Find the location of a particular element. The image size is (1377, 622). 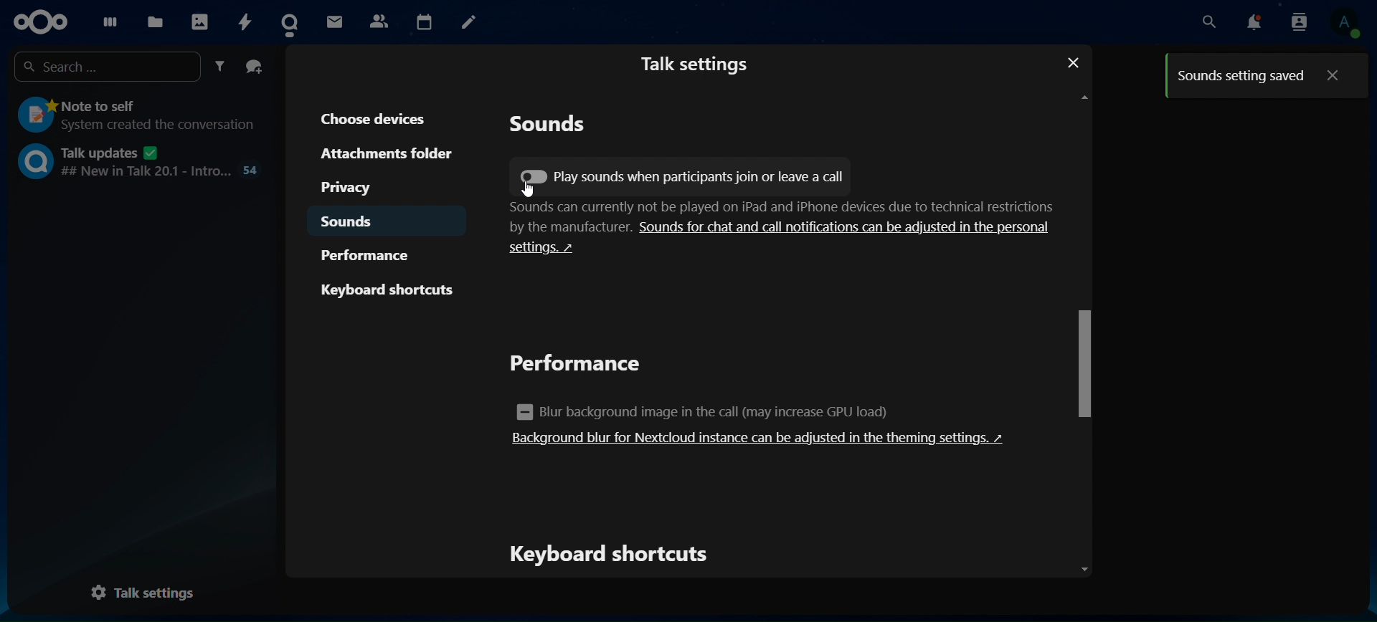

logo is located at coordinates (42, 21).